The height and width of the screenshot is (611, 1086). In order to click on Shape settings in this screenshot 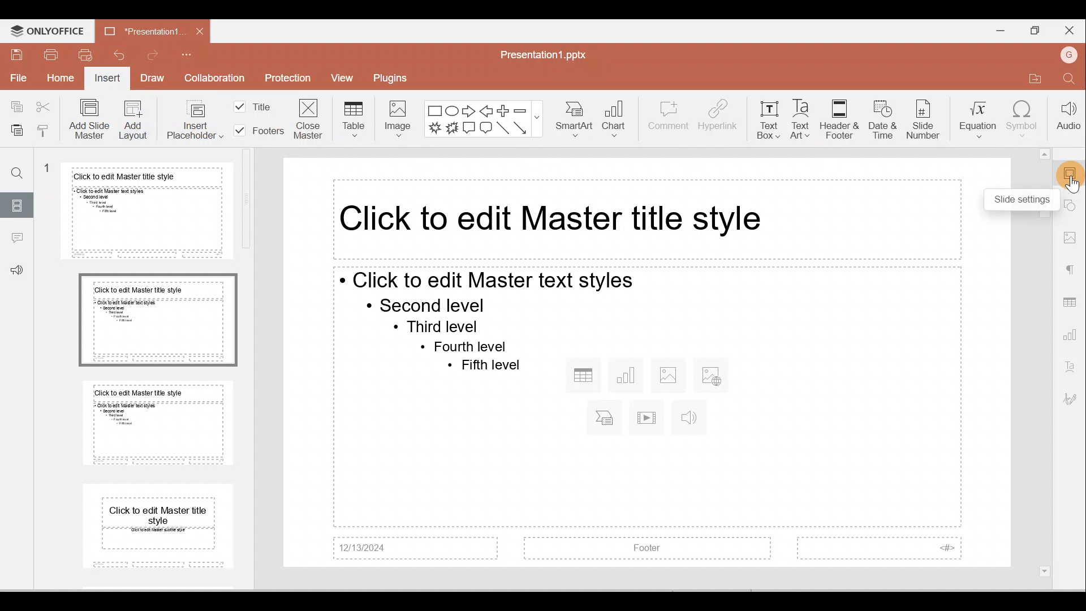, I will do `click(1073, 206)`.